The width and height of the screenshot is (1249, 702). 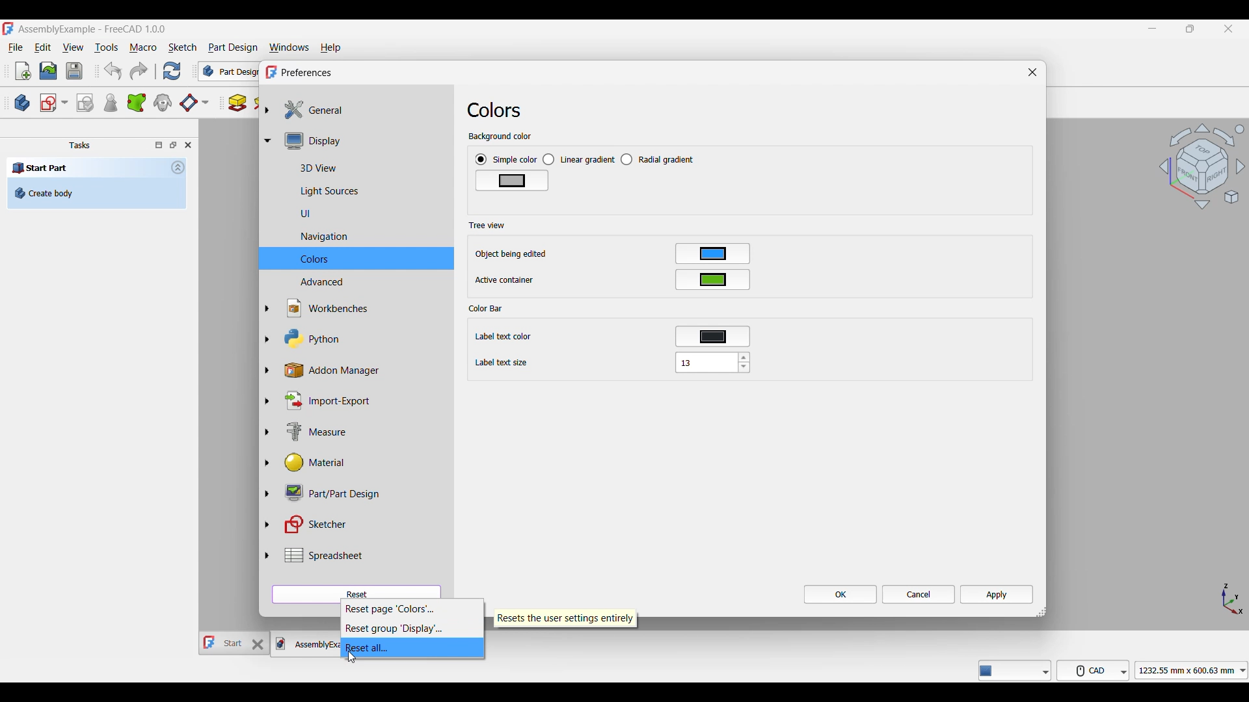 I want to click on Undo, so click(x=113, y=71).